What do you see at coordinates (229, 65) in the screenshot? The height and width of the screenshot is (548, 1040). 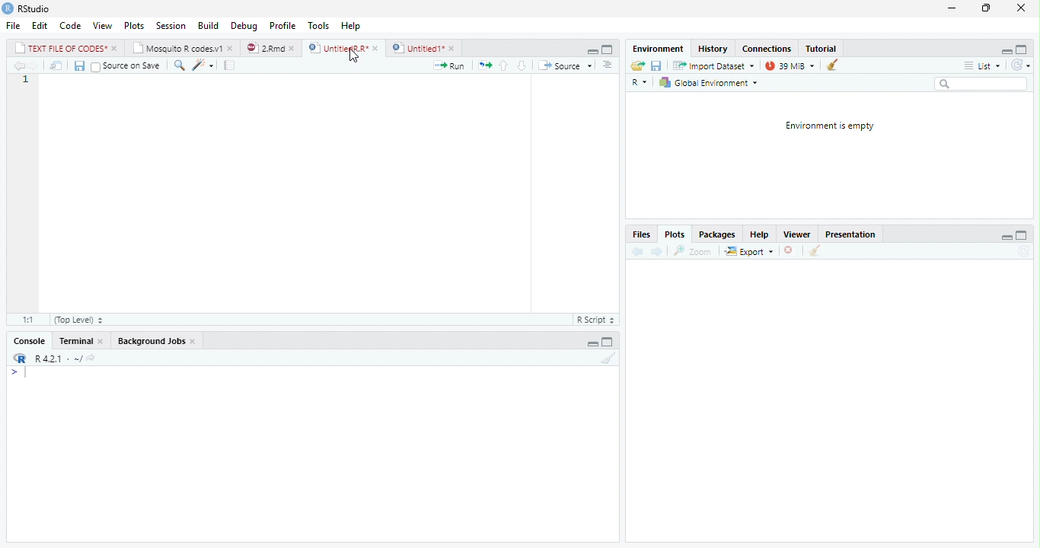 I see `Compile Report` at bounding box center [229, 65].